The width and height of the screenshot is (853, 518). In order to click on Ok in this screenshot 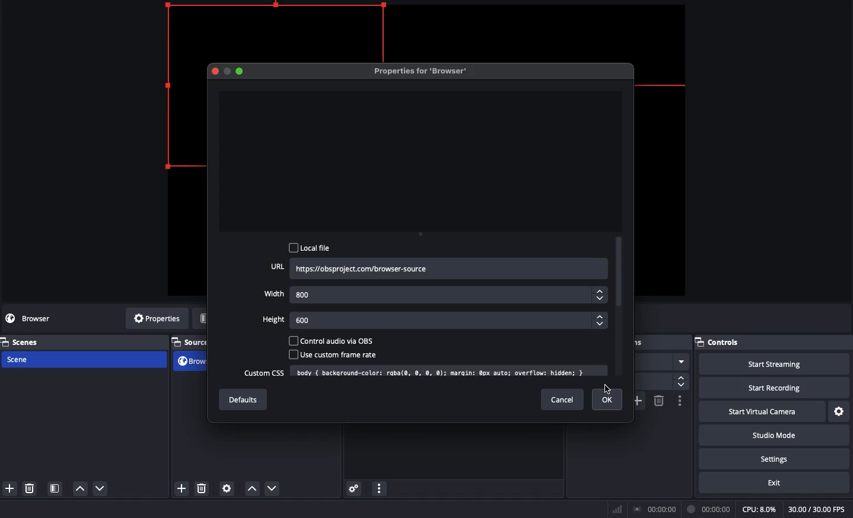, I will do `click(608, 400)`.